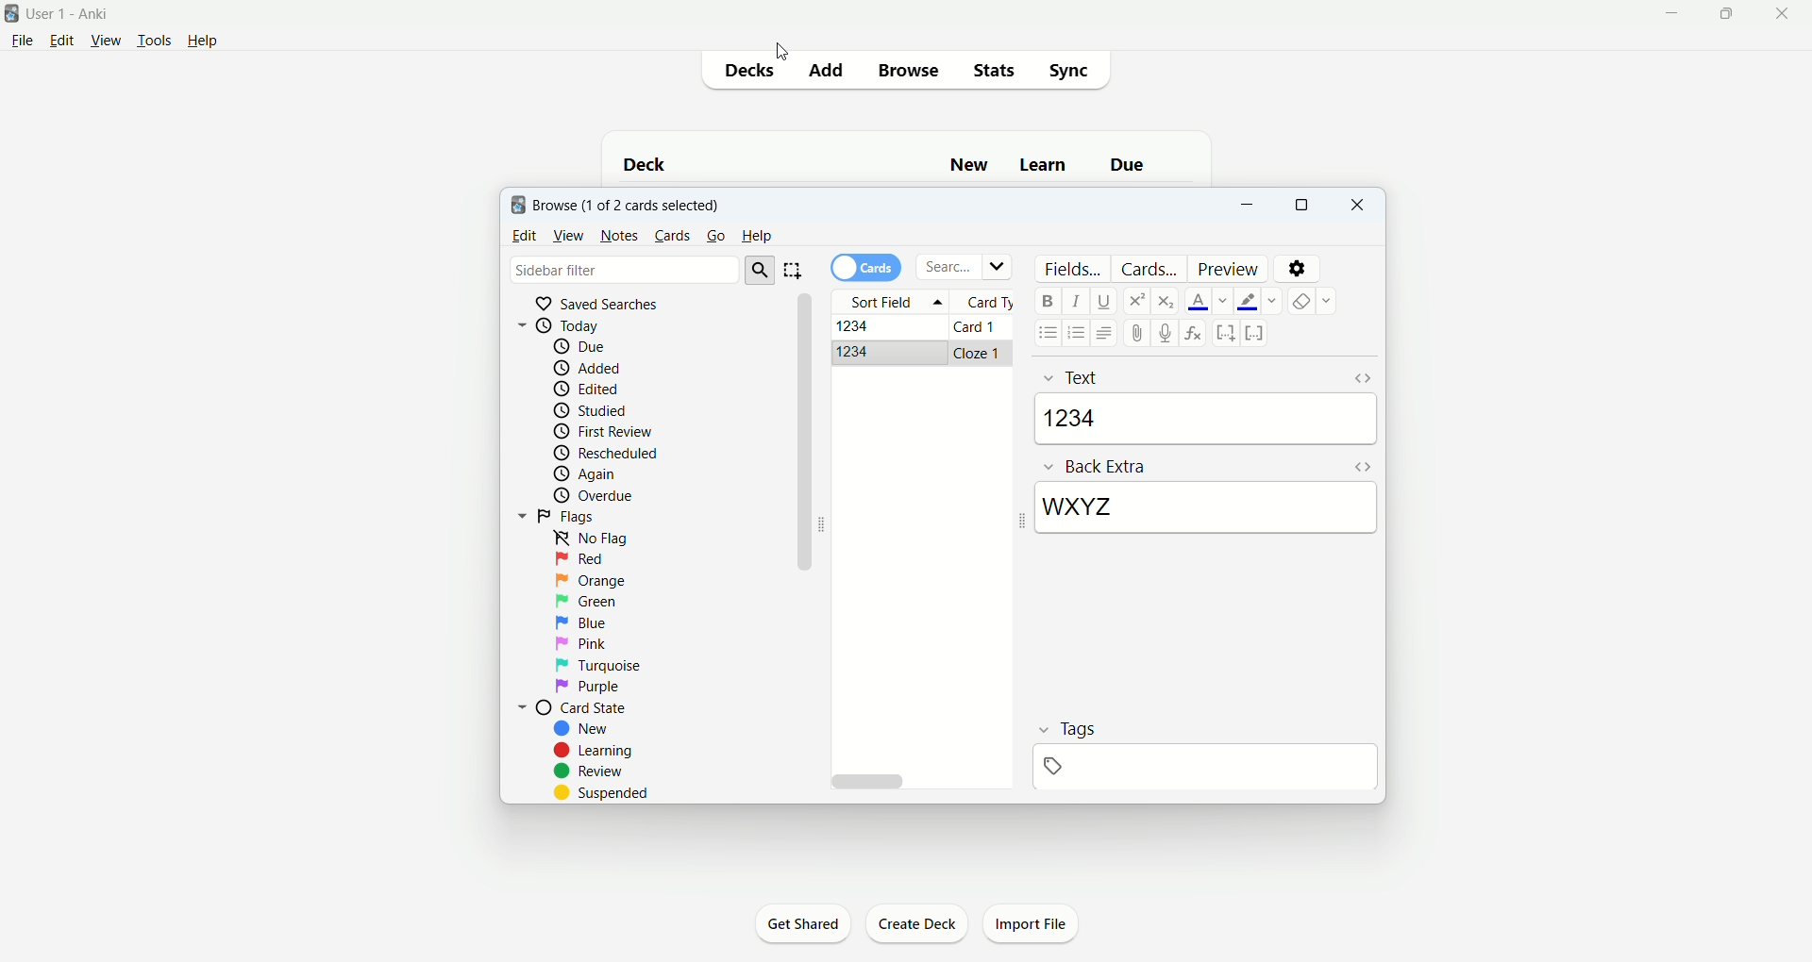 This screenshot has width=1812, height=962. Describe the element at coordinates (1047, 332) in the screenshot. I see `unordered list` at that location.